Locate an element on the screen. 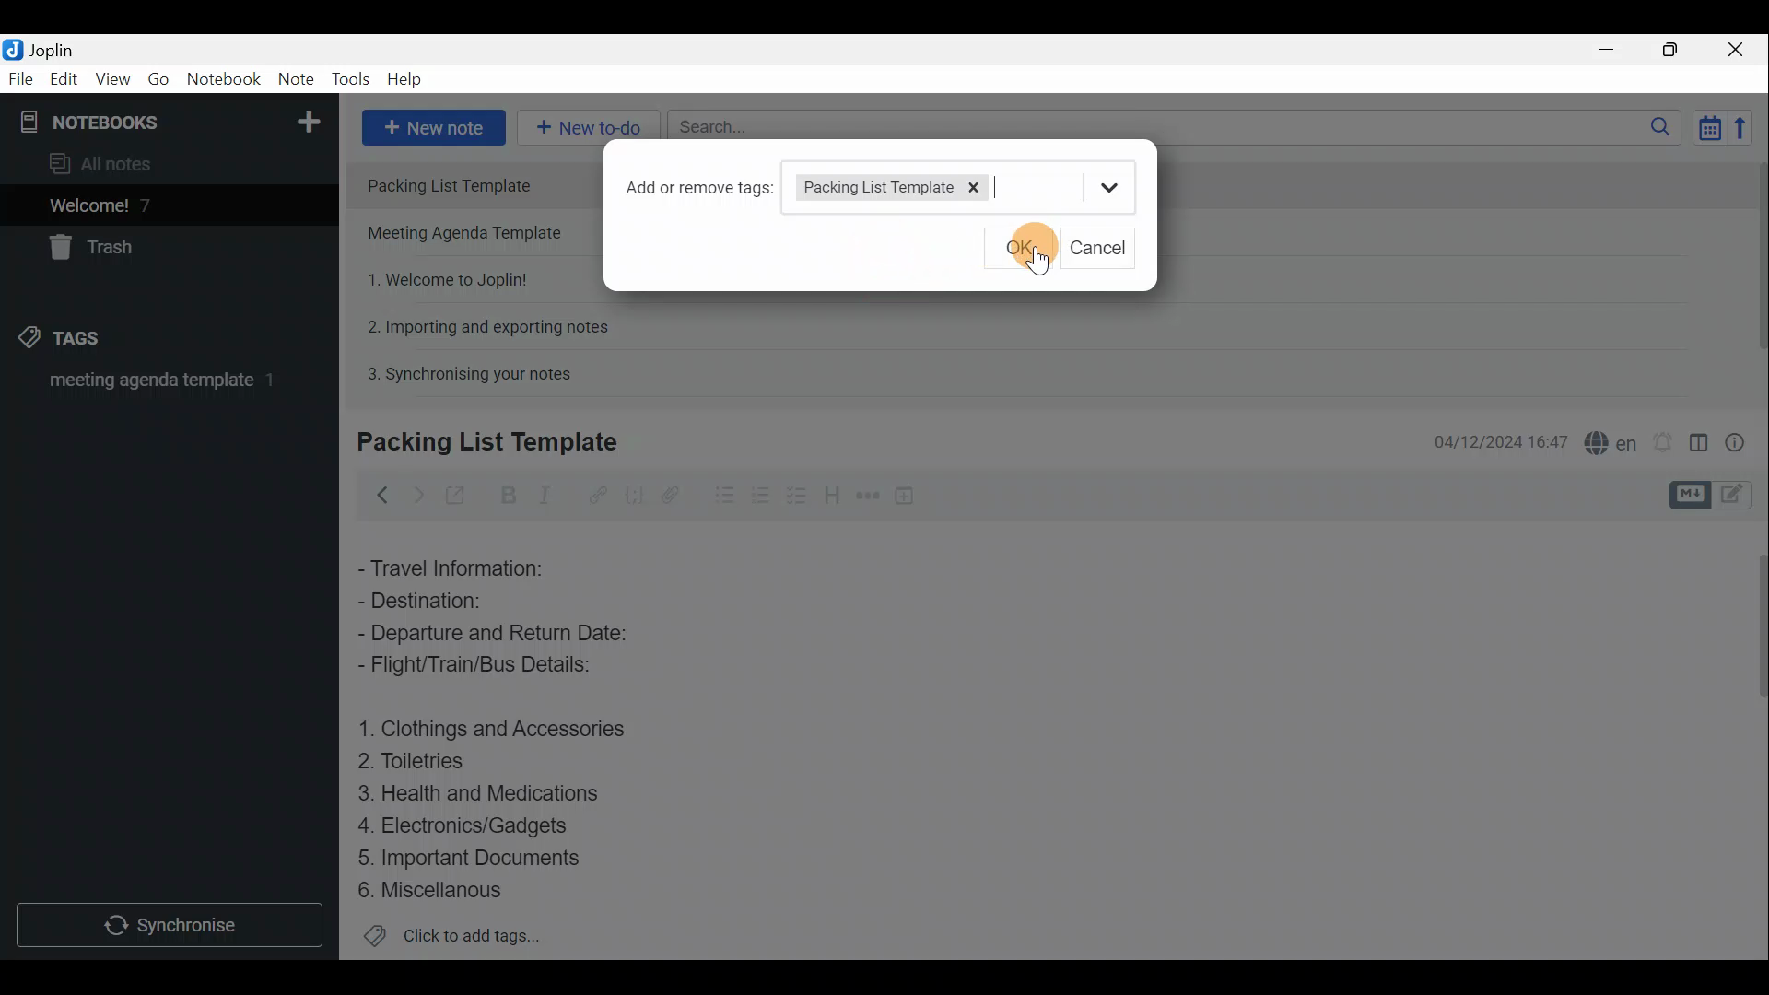  Reverse sort order is located at coordinates (1747, 126).